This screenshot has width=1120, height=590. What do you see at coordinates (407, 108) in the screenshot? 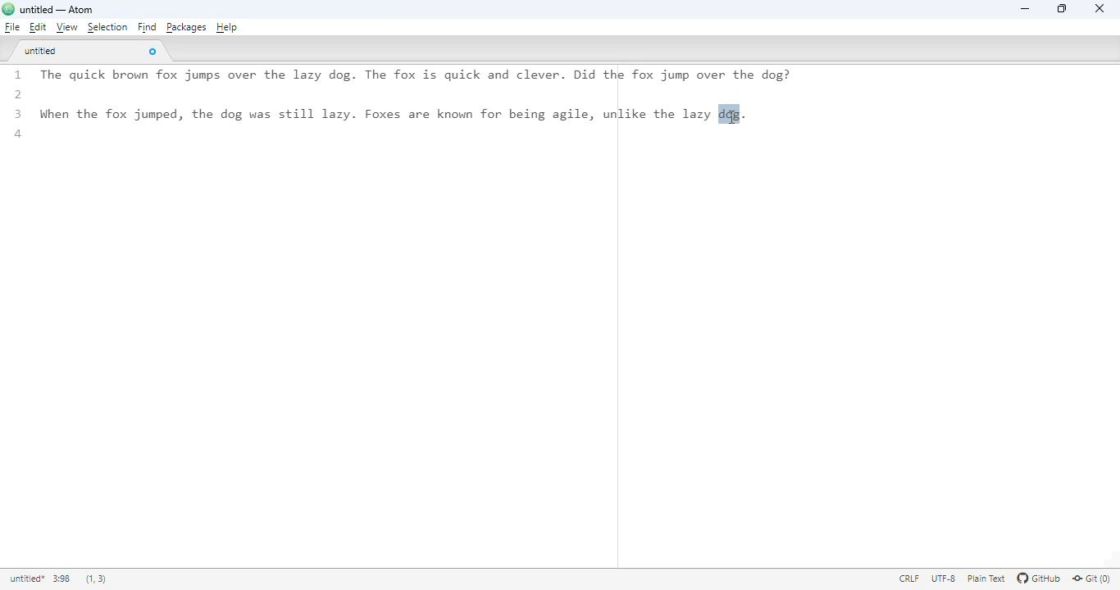
I see `1 The quick brown Tox jumps over the lazy dog. lhe fox 1s quick and clever. Did the Tox jump over the dog:
2
3 When the fox jumped, the dog was still lazy. Foxes are known for being agile, unlike the lazy dqg.
4` at bounding box center [407, 108].